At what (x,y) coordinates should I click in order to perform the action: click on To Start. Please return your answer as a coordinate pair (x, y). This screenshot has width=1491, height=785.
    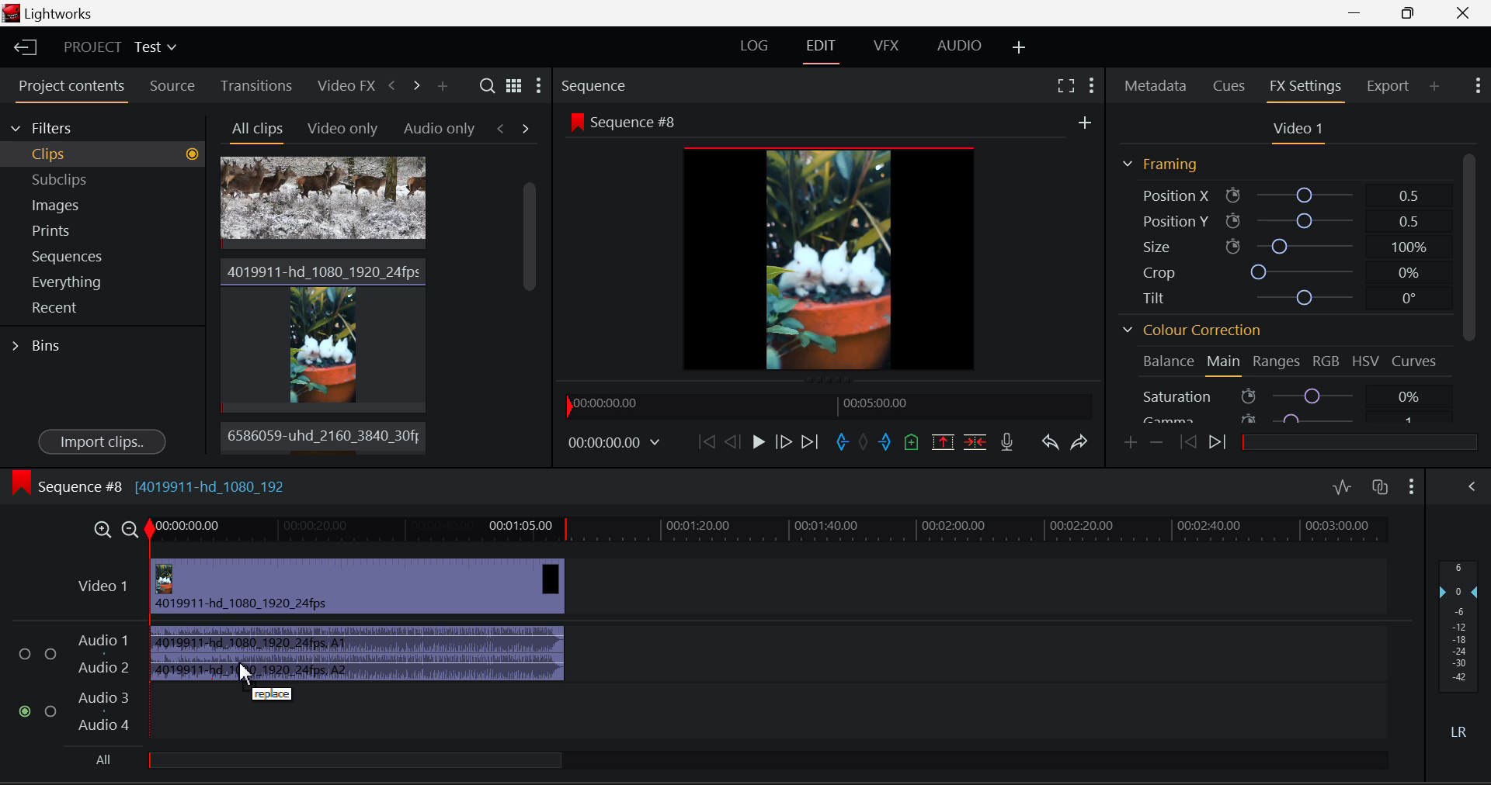
    Looking at the image, I should click on (707, 441).